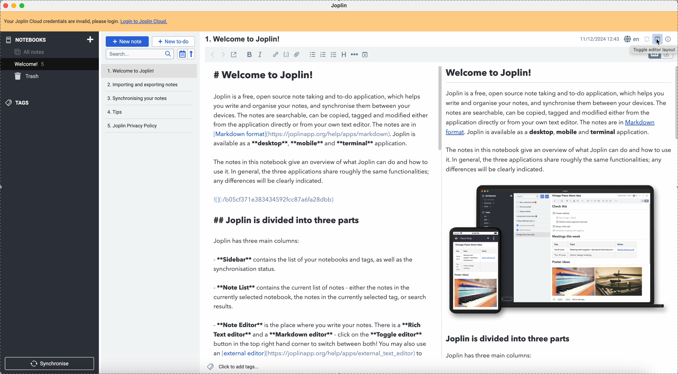 The height and width of the screenshot is (374, 678). Describe the element at coordinates (259, 241) in the screenshot. I see `Joplin has three main columns:` at that location.